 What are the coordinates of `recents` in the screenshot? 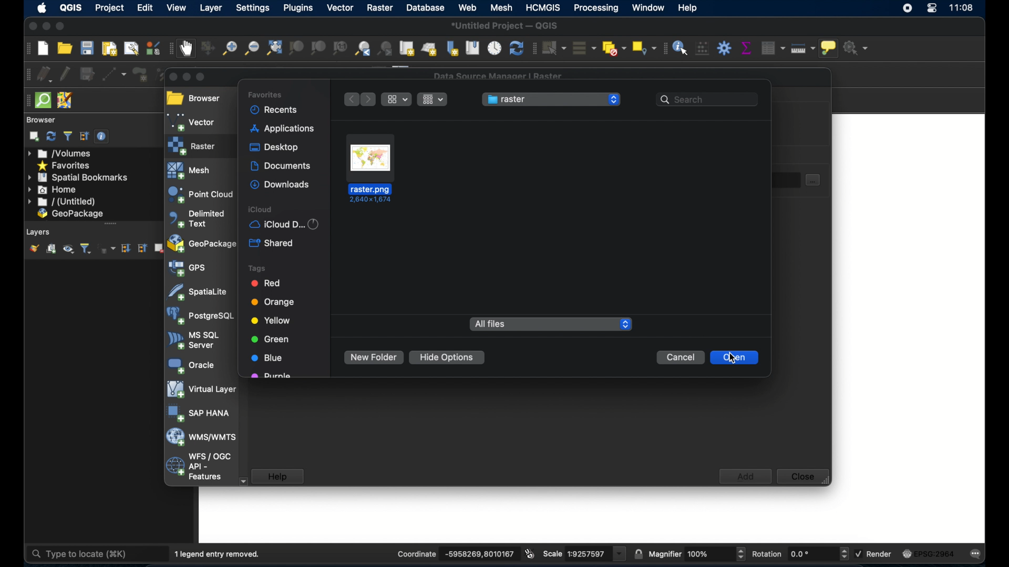 It's located at (274, 110).